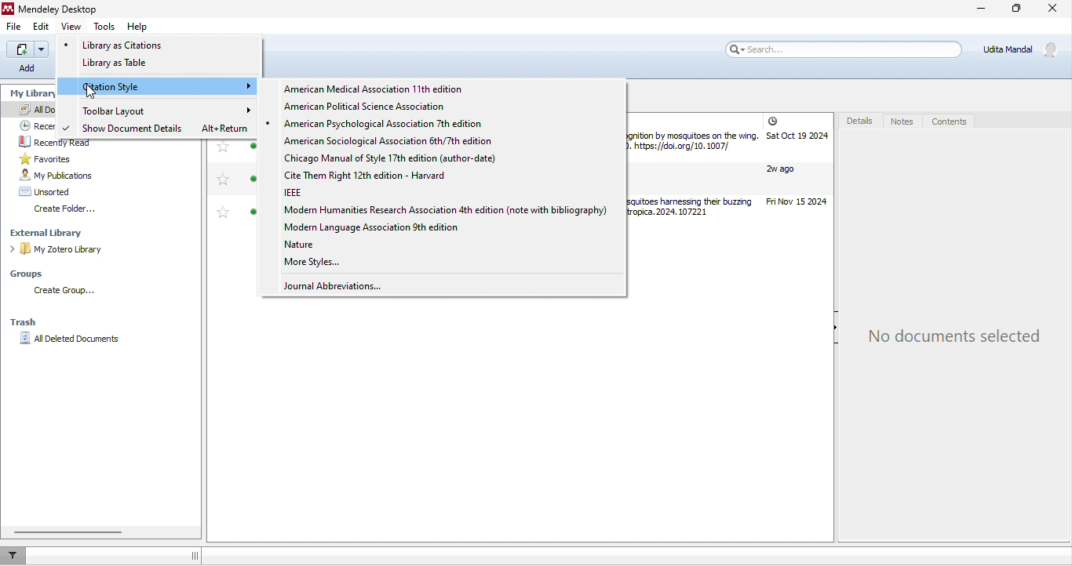 The height and width of the screenshot is (566, 1072). Describe the element at coordinates (377, 88) in the screenshot. I see `American Medical Association 11th edition` at that location.